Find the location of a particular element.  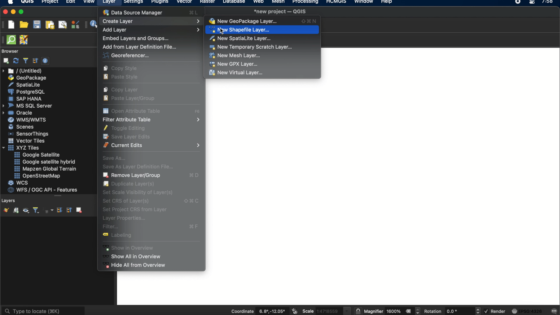

toggle extents and mouse position display is located at coordinates (294, 311).